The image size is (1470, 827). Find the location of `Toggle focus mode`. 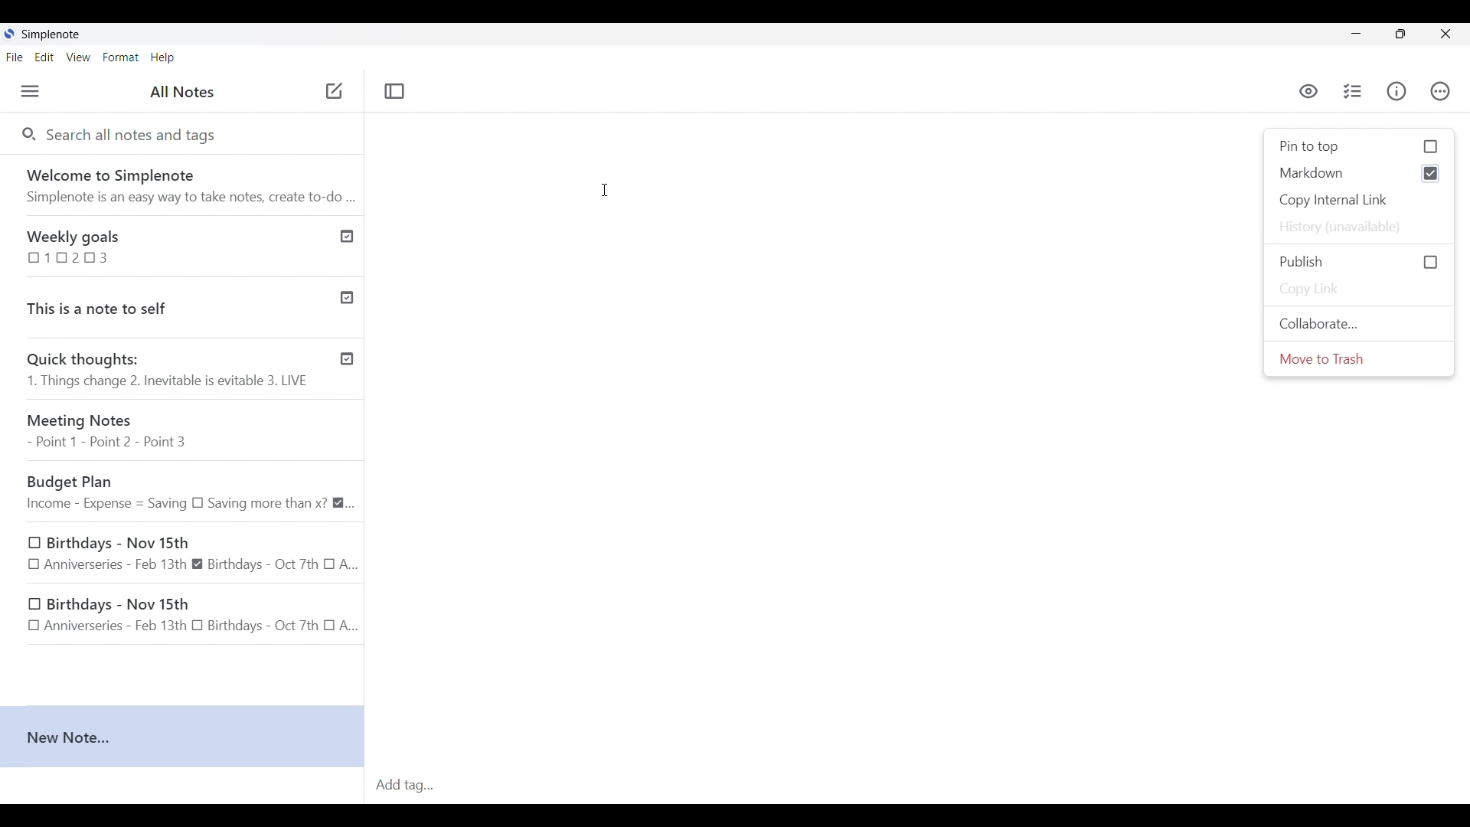

Toggle focus mode is located at coordinates (396, 92).